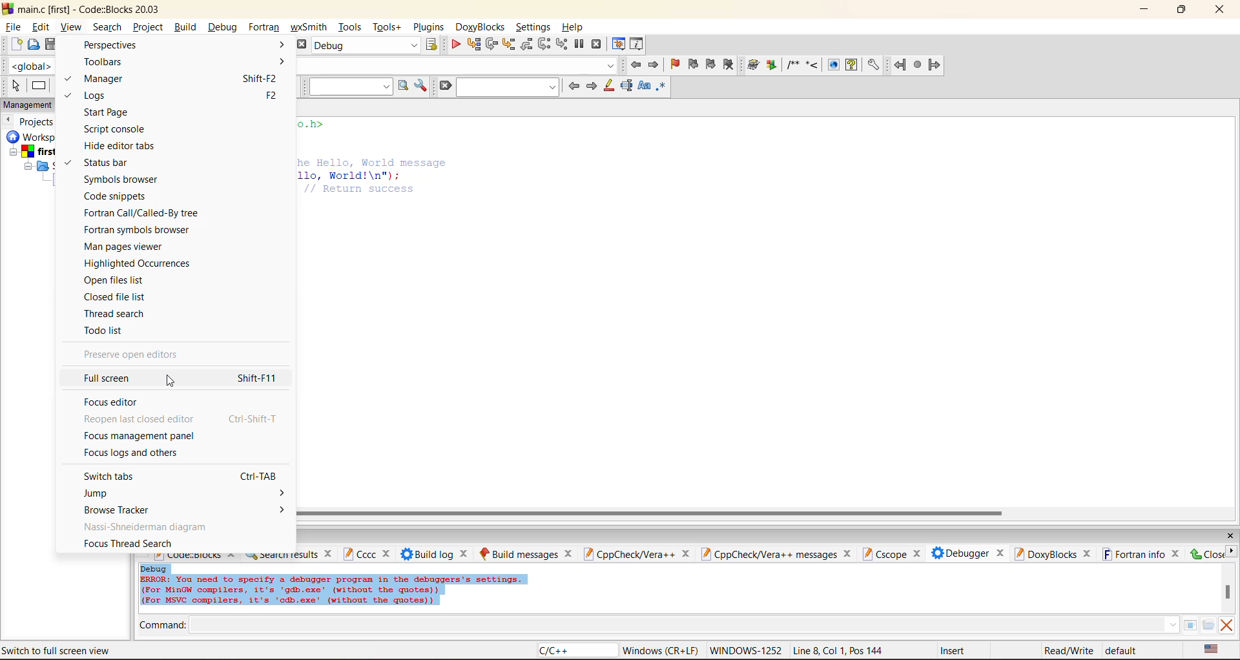 The width and height of the screenshot is (1240, 660). I want to click on build log, so click(435, 553).